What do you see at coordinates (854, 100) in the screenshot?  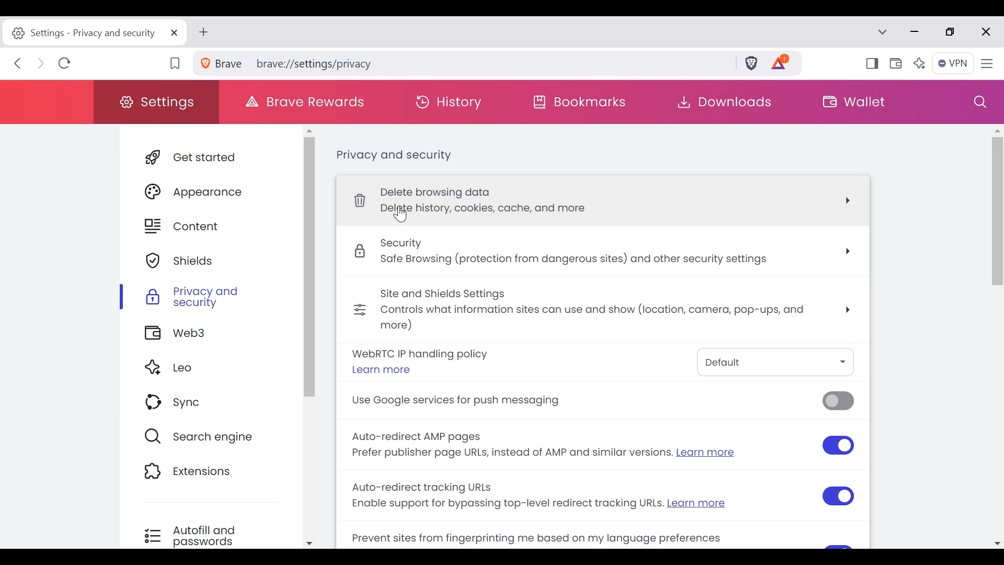 I see `Wallet` at bounding box center [854, 100].